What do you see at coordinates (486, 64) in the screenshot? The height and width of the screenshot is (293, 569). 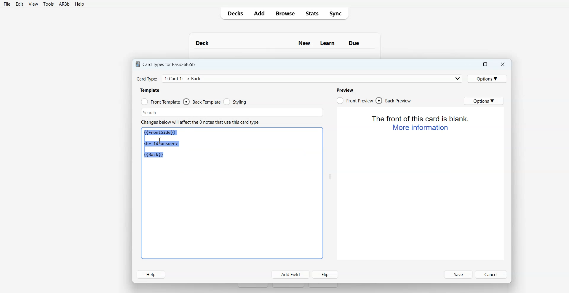 I see `Maximize` at bounding box center [486, 64].